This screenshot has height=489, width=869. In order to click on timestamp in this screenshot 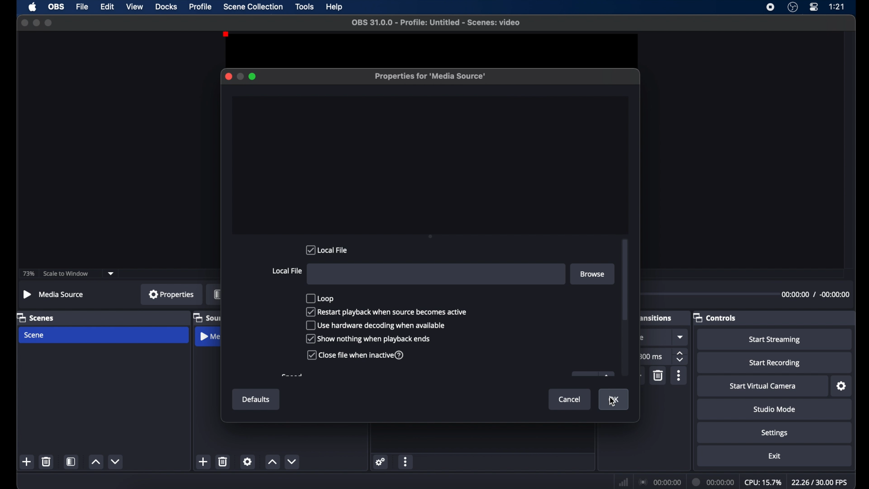, I will do `click(815, 295)`.